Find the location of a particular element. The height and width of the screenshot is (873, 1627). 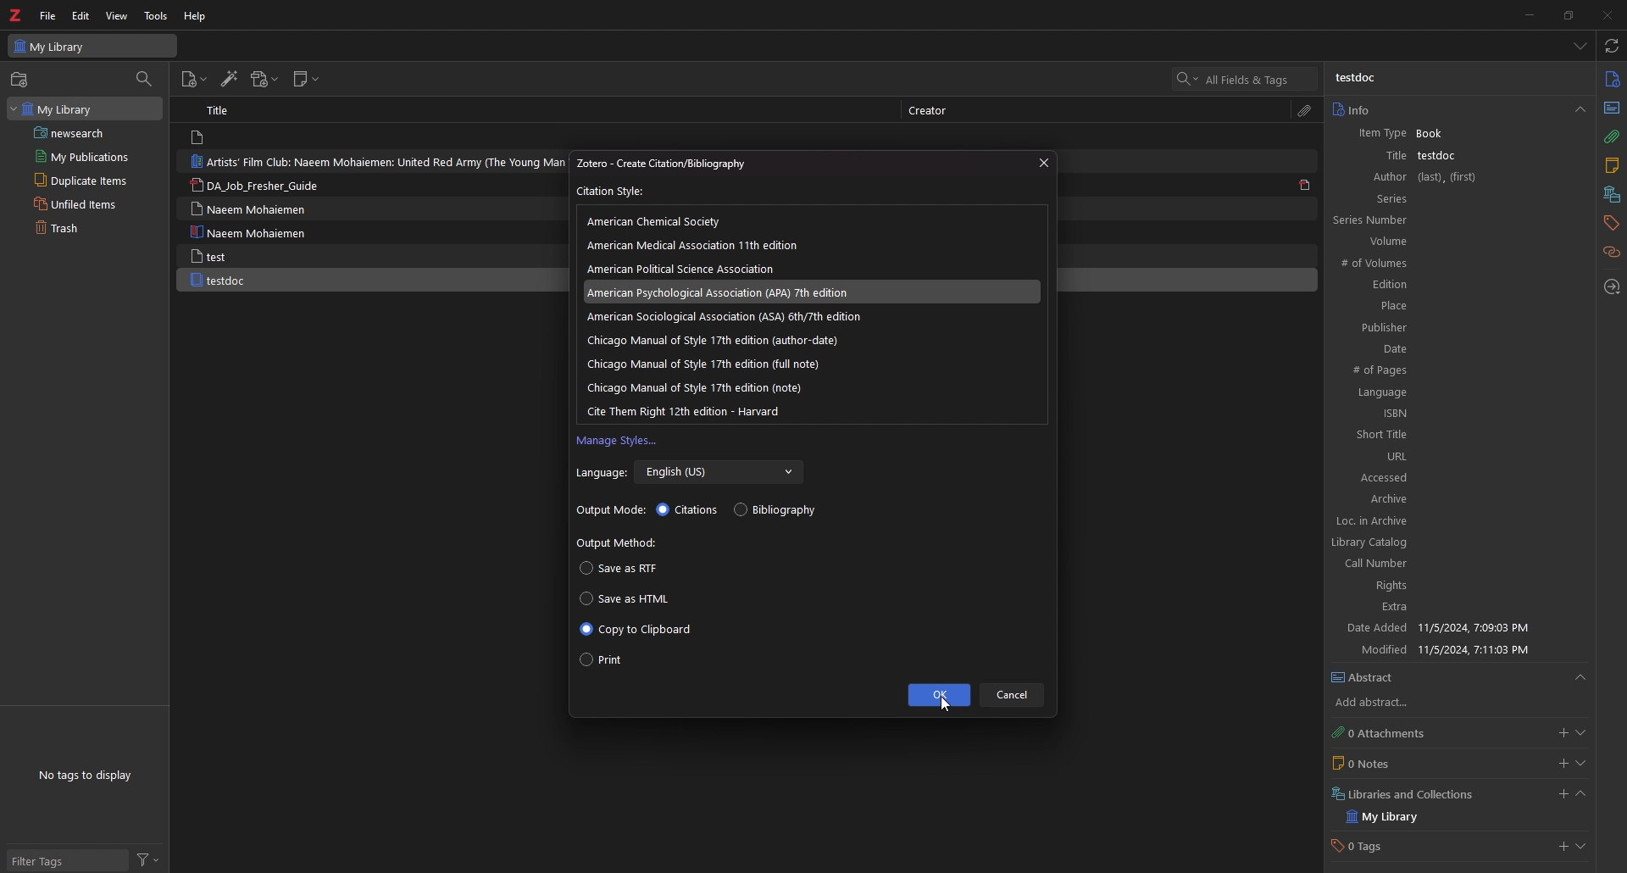

my library is located at coordinates (1398, 817).